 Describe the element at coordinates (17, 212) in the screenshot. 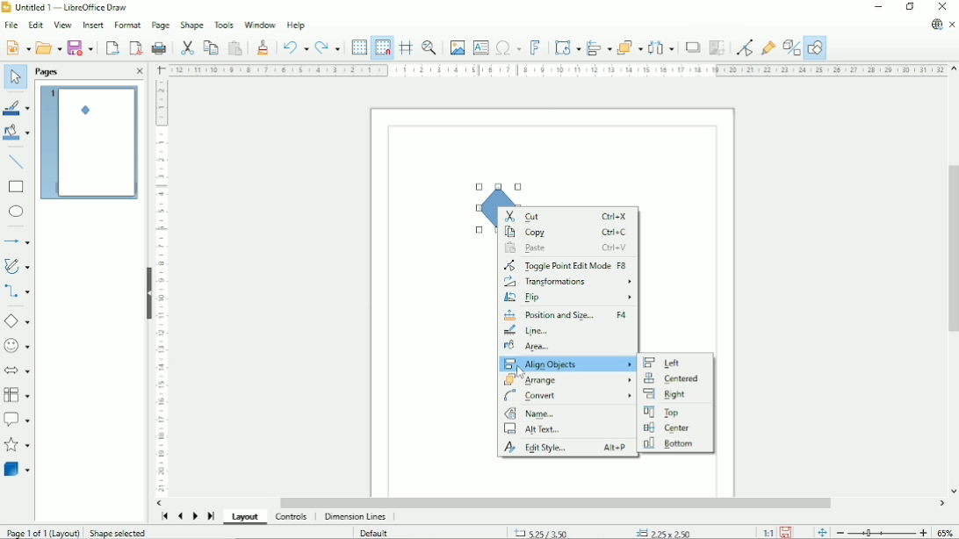

I see `Ellipse` at that location.